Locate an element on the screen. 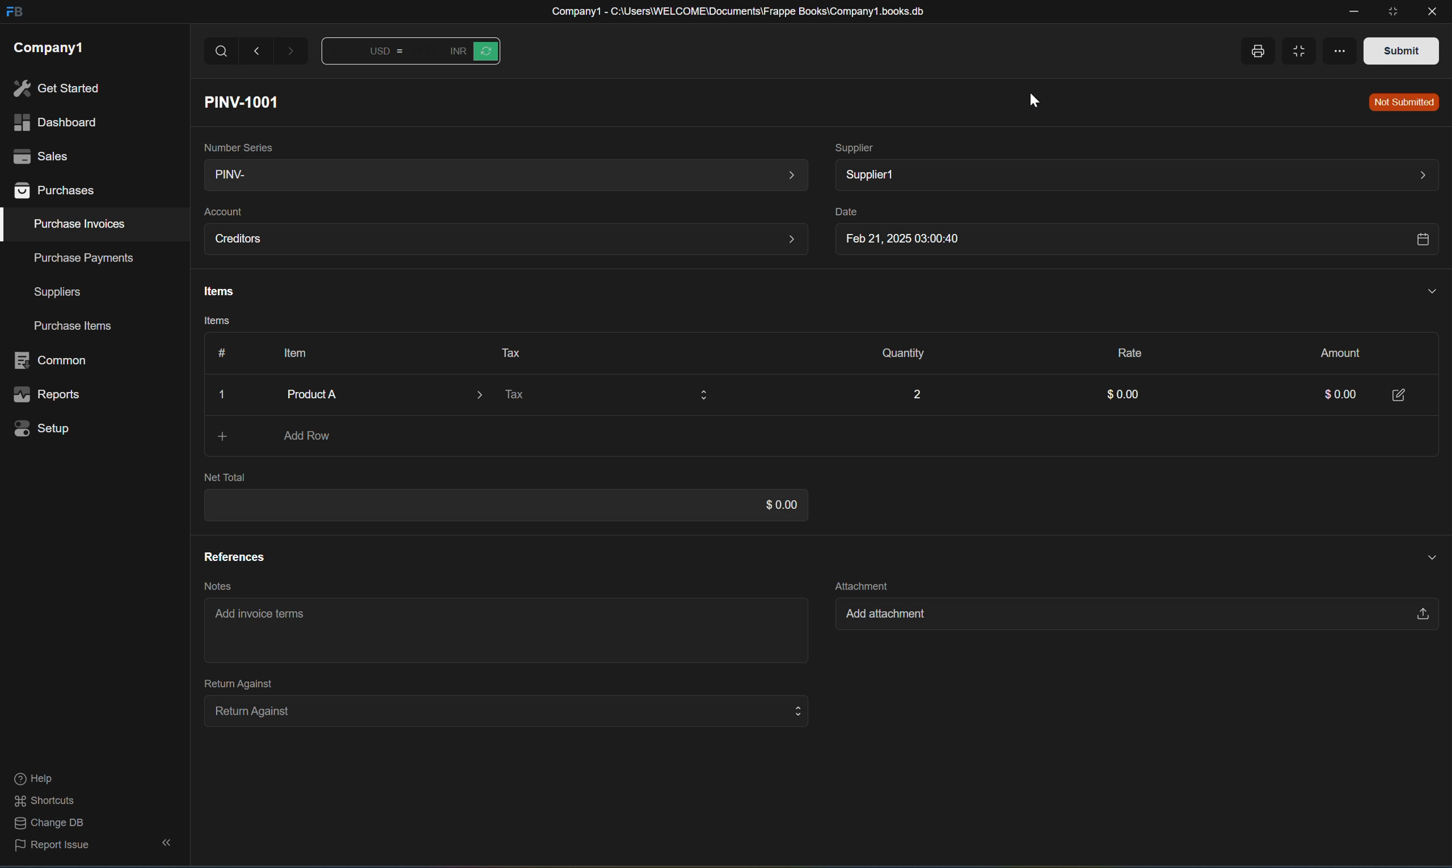 This screenshot has height=868, width=1452. More options is located at coordinates (1348, 49).